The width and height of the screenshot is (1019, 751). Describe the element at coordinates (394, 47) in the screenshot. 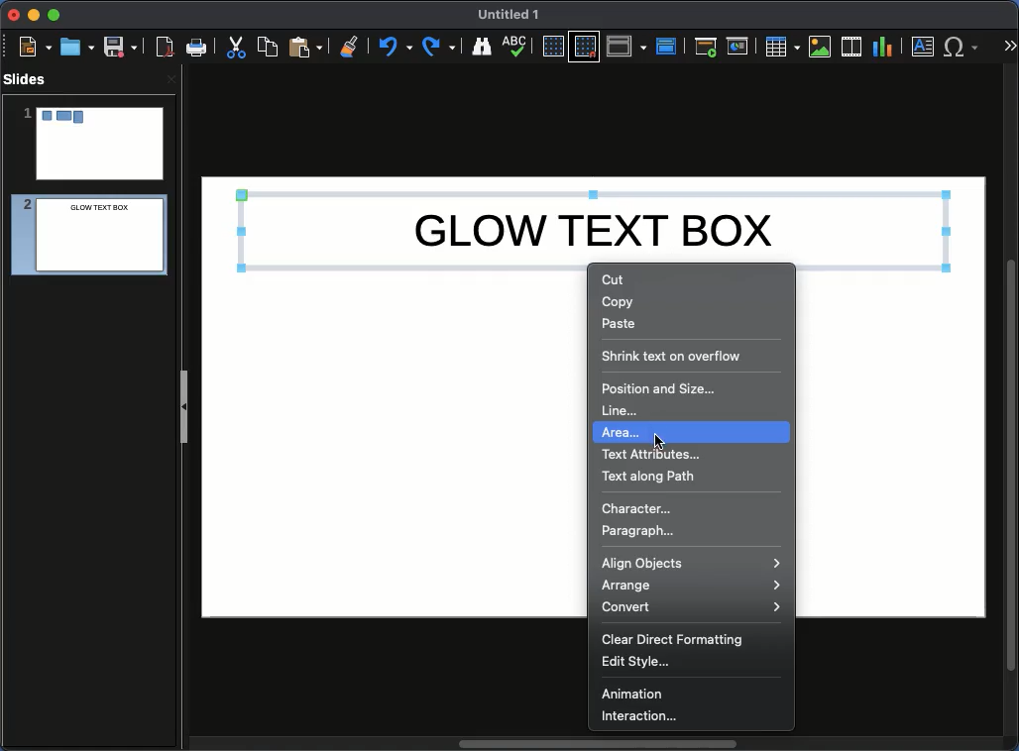

I see `Undo` at that location.